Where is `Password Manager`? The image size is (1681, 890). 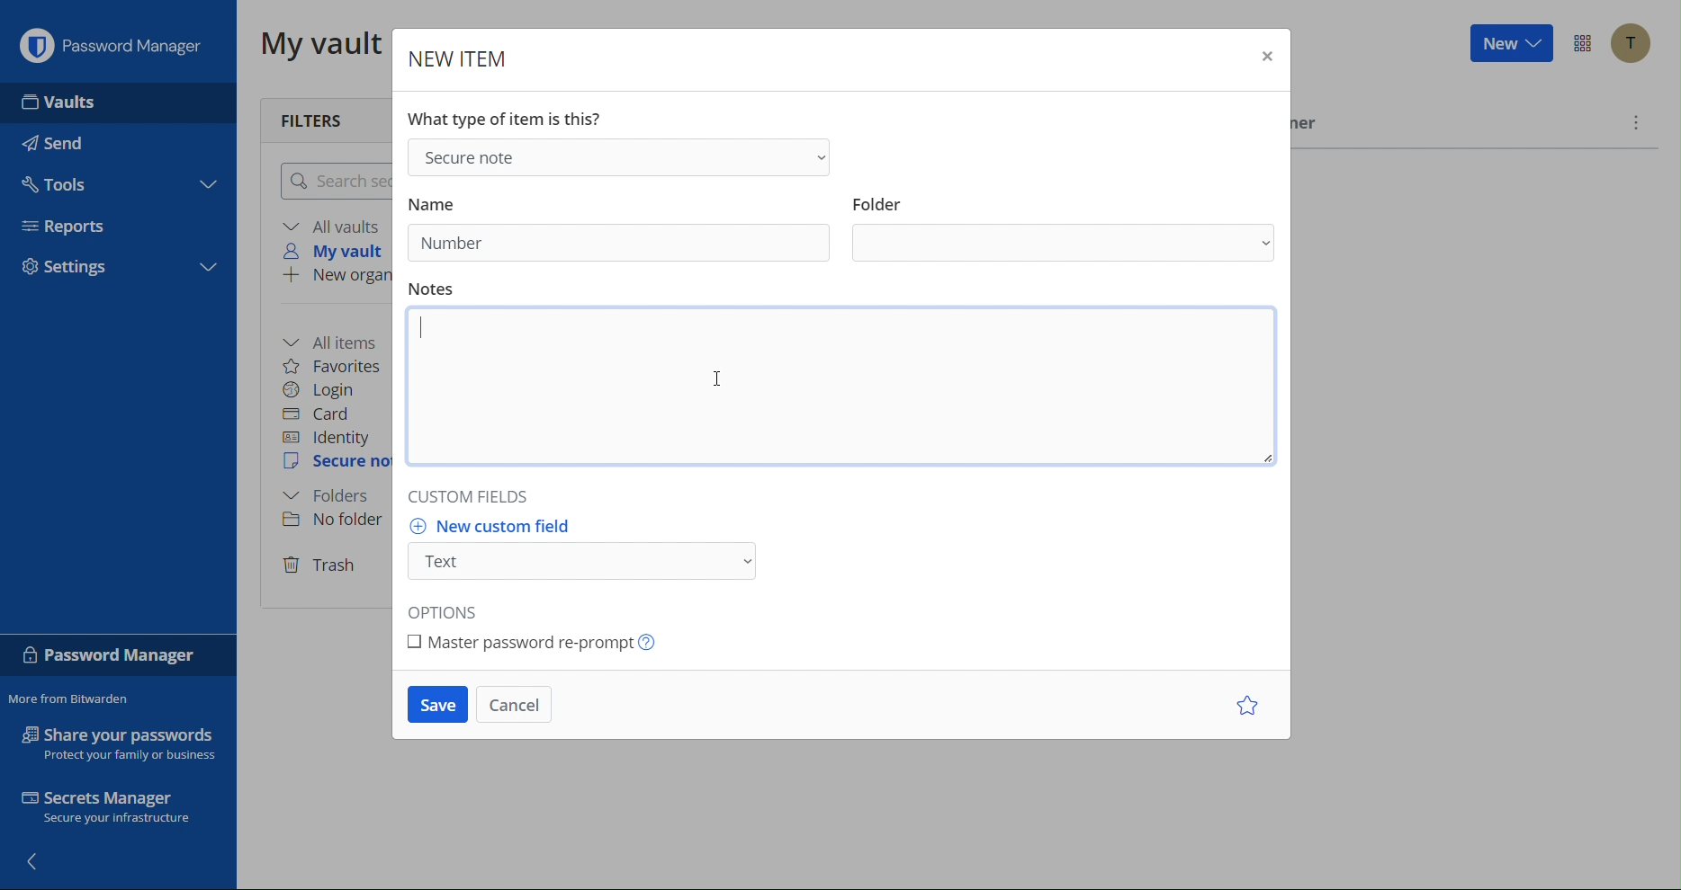 Password Manager is located at coordinates (115, 655).